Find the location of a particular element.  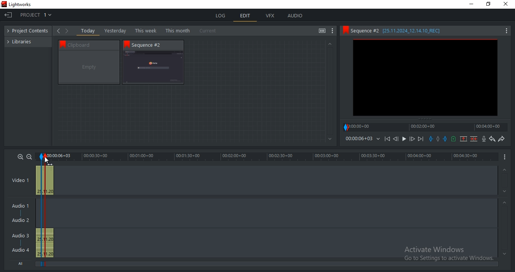

Nudge one frame back is located at coordinates (397, 140).